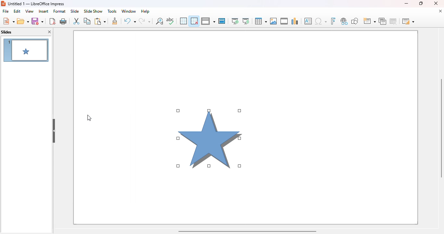  Describe the element at coordinates (74, 11) in the screenshot. I see `slide` at that location.